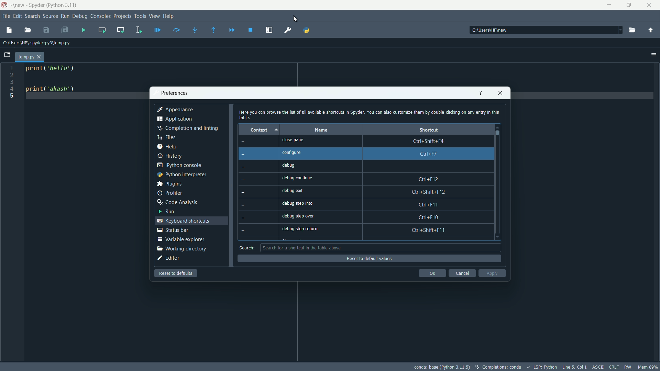 The width and height of the screenshot is (660, 371). What do you see at coordinates (169, 184) in the screenshot?
I see `plugins` at bounding box center [169, 184].